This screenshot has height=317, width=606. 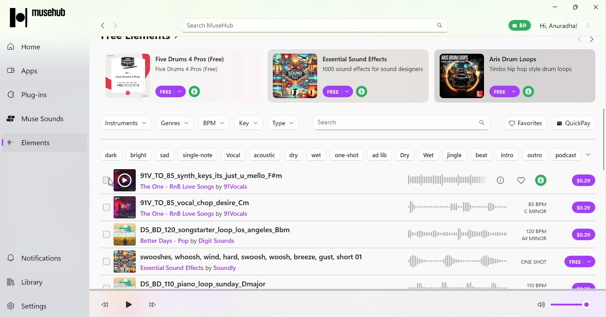 What do you see at coordinates (401, 123) in the screenshot?
I see `Search bar` at bounding box center [401, 123].